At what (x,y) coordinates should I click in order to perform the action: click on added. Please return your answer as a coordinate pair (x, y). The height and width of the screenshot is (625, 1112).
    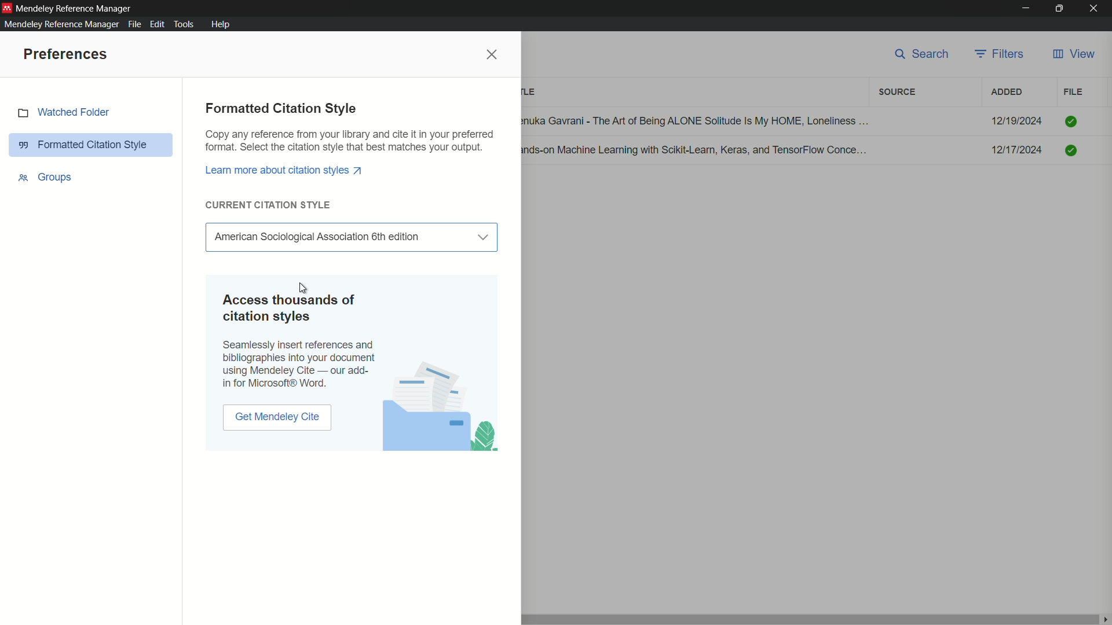
    Looking at the image, I should click on (1007, 93).